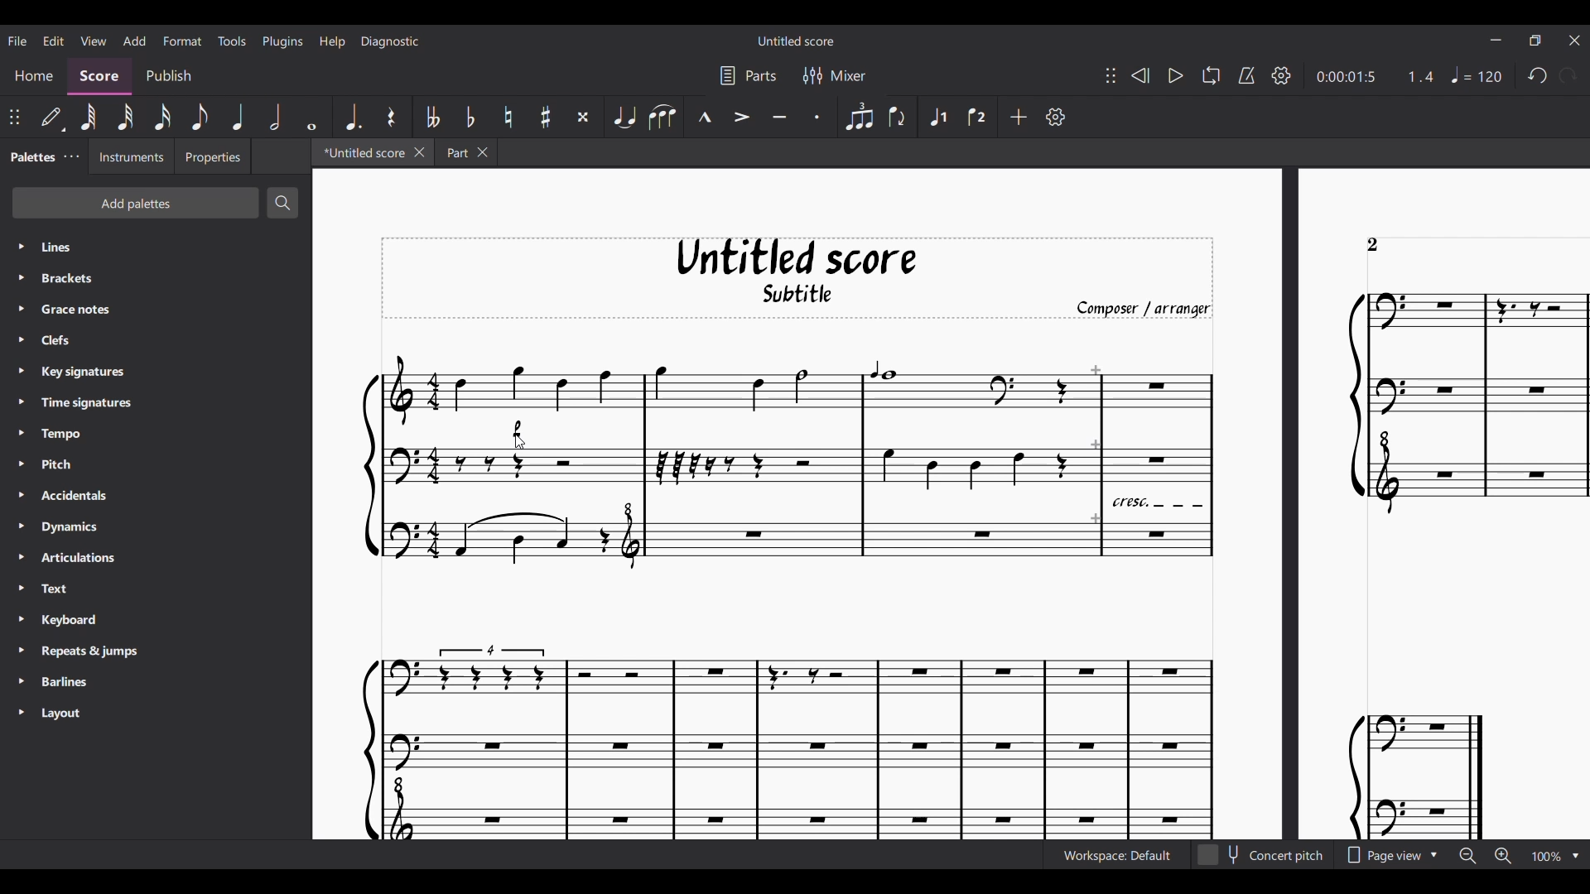  I want to click on Palette list, so click(171, 481).